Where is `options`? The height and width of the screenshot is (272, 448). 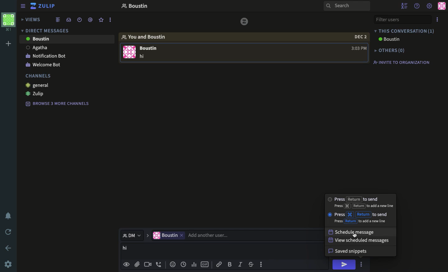
options is located at coordinates (437, 20).